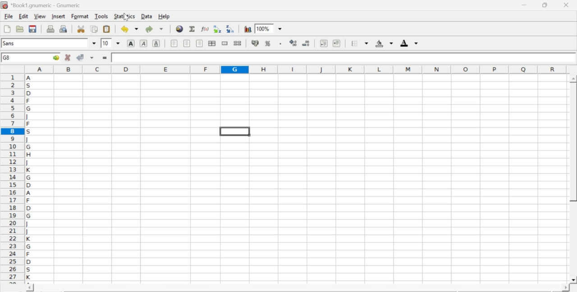 The width and height of the screenshot is (577, 292). What do you see at coordinates (102, 16) in the screenshot?
I see `tools` at bounding box center [102, 16].